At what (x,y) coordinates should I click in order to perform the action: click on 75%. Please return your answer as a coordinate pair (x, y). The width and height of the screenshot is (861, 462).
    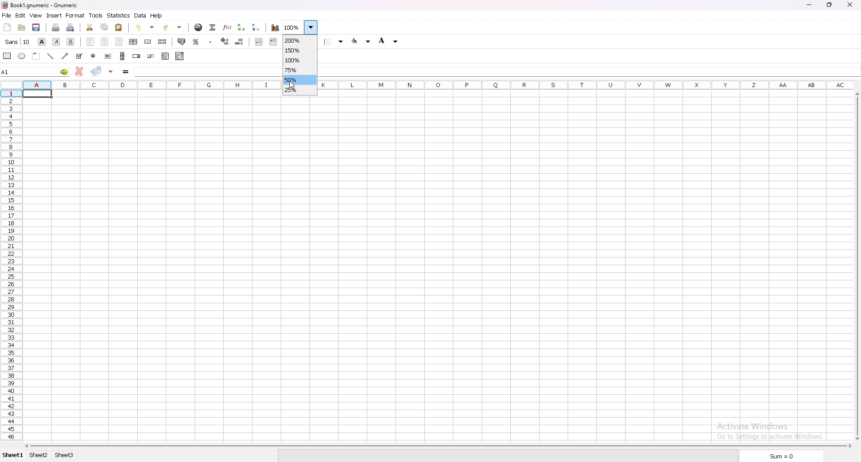
    Looking at the image, I should click on (300, 70).